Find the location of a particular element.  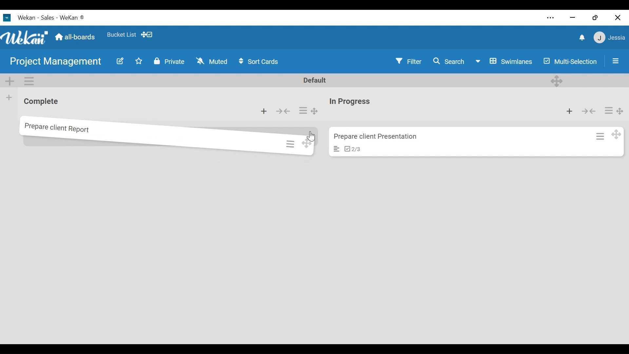

cursor is located at coordinates (312, 134).